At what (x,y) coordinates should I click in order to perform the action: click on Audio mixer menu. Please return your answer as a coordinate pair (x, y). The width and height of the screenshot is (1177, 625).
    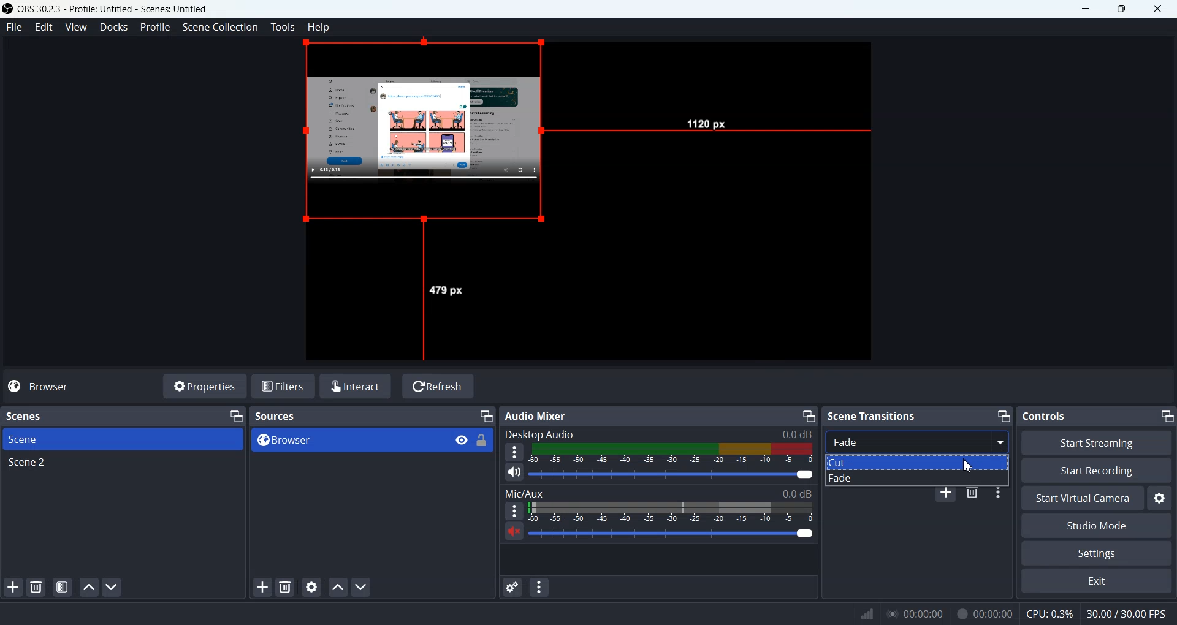
    Looking at the image, I should click on (540, 586).